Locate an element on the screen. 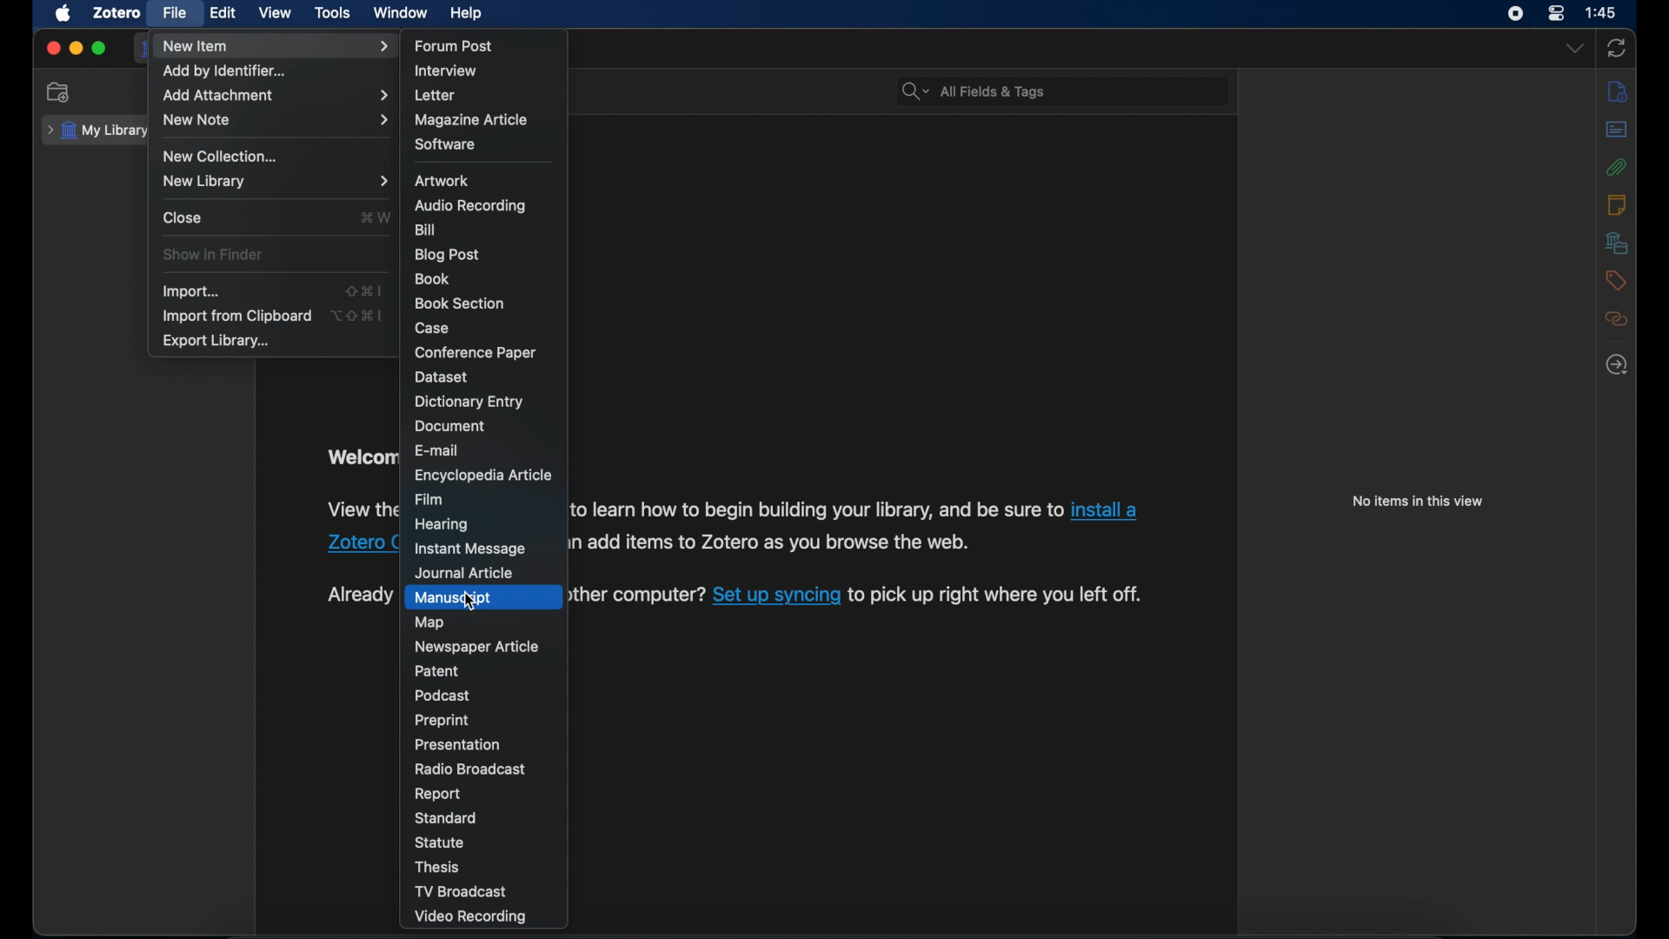 Image resolution: width=1669 pixels, height=939 pixels. search bar is located at coordinates (974, 92).